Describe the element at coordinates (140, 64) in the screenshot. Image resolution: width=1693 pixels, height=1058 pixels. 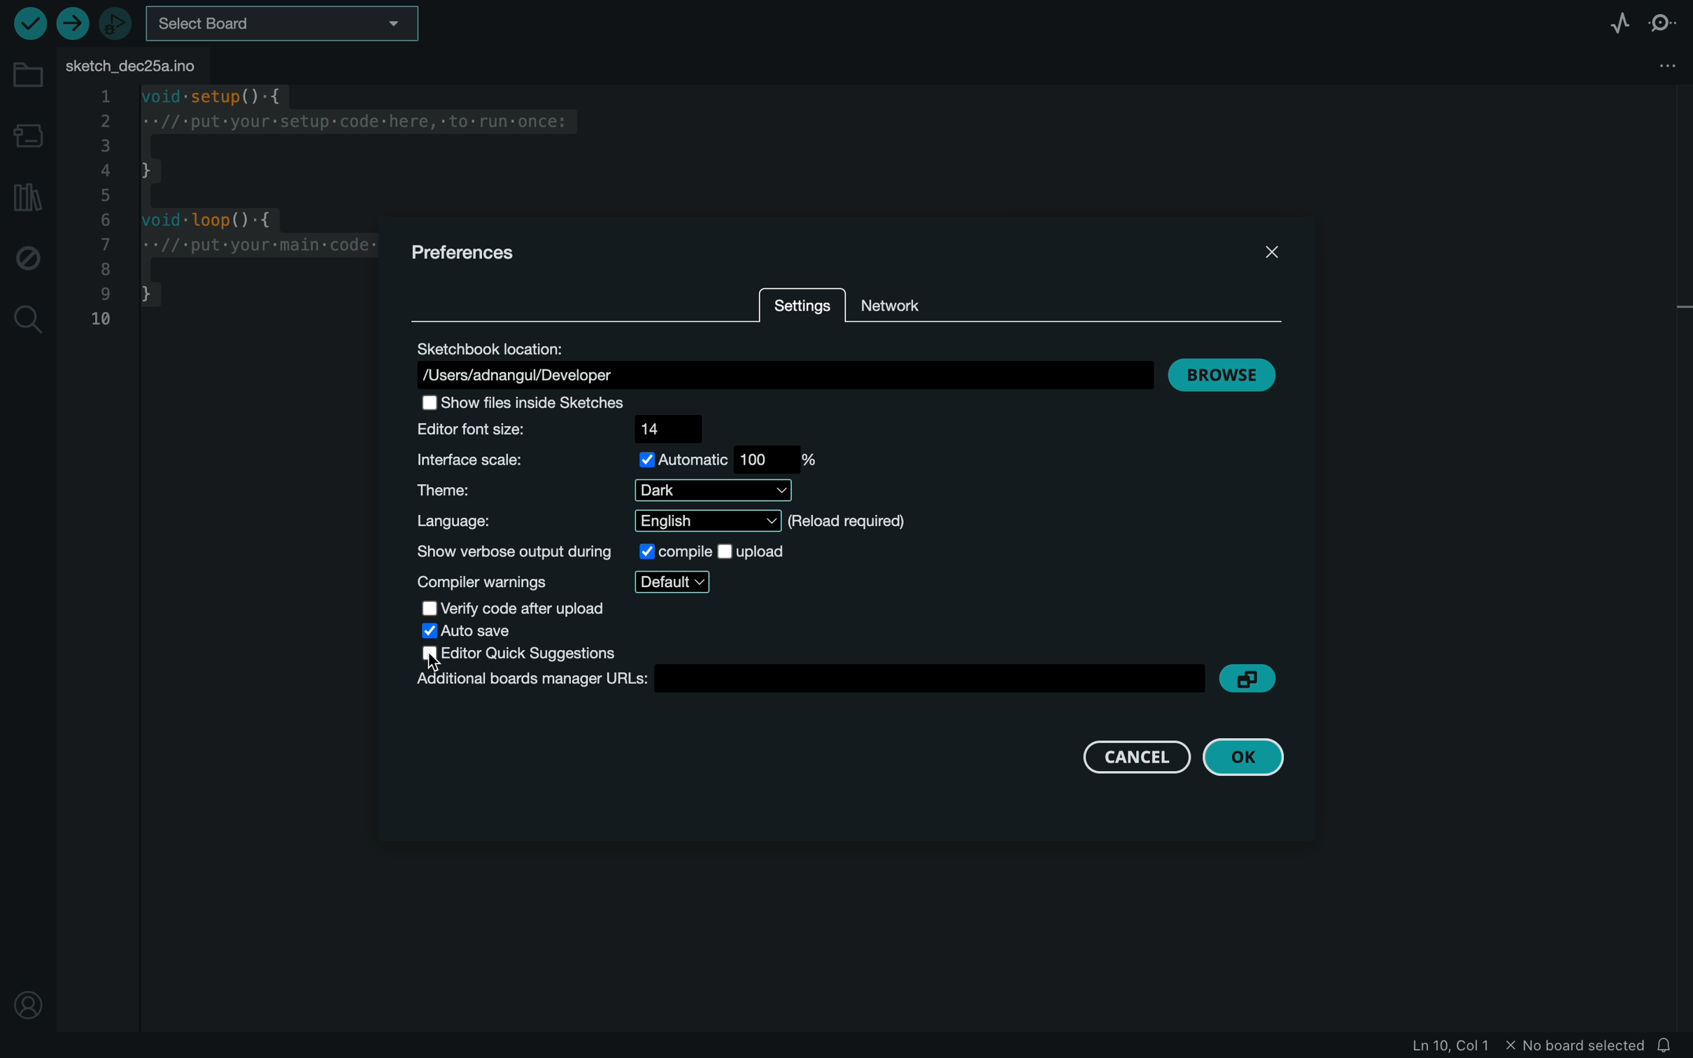
I see `file  tab` at that location.